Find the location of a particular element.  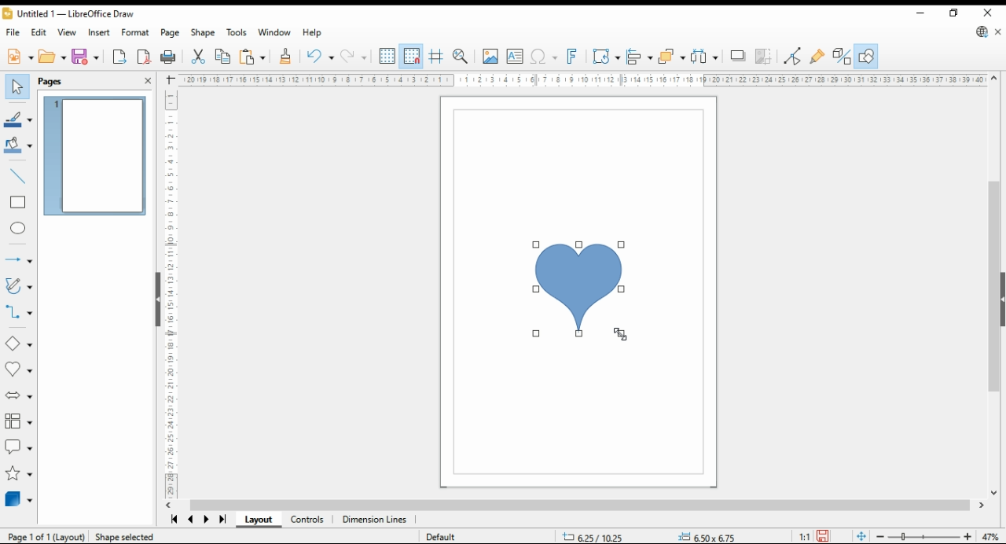

arrange is located at coordinates (672, 57).